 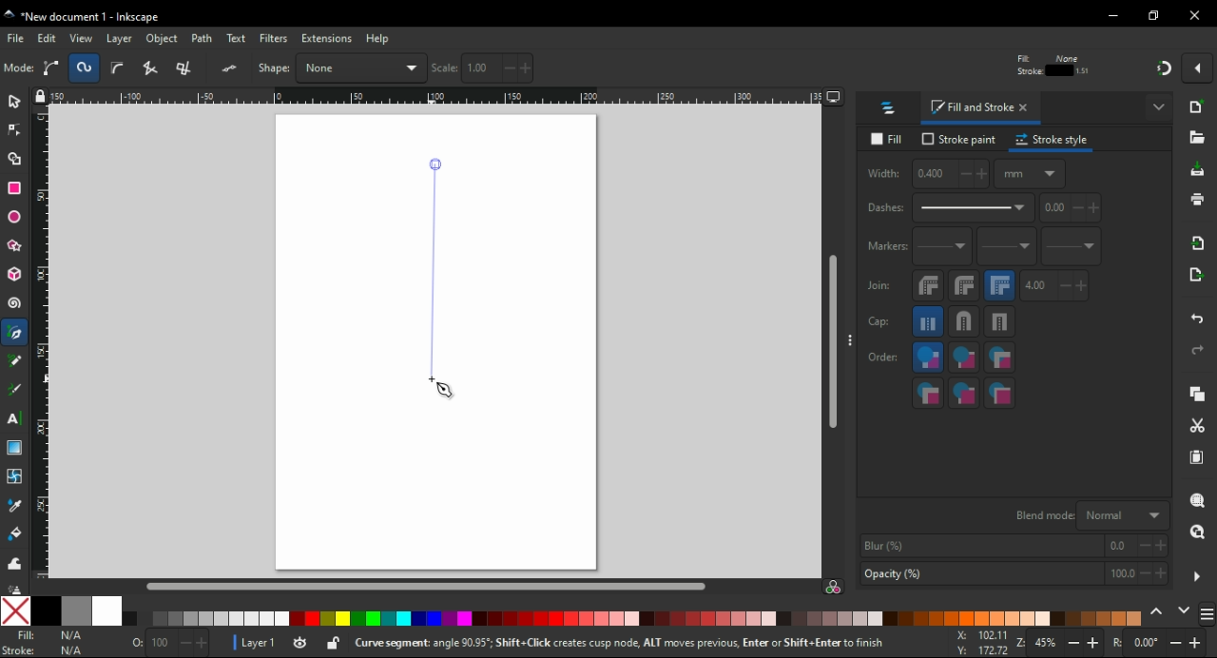 What do you see at coordinates (430, 585) in the screenshot?
I see `scroll bar` at bounding box center [430, 585].